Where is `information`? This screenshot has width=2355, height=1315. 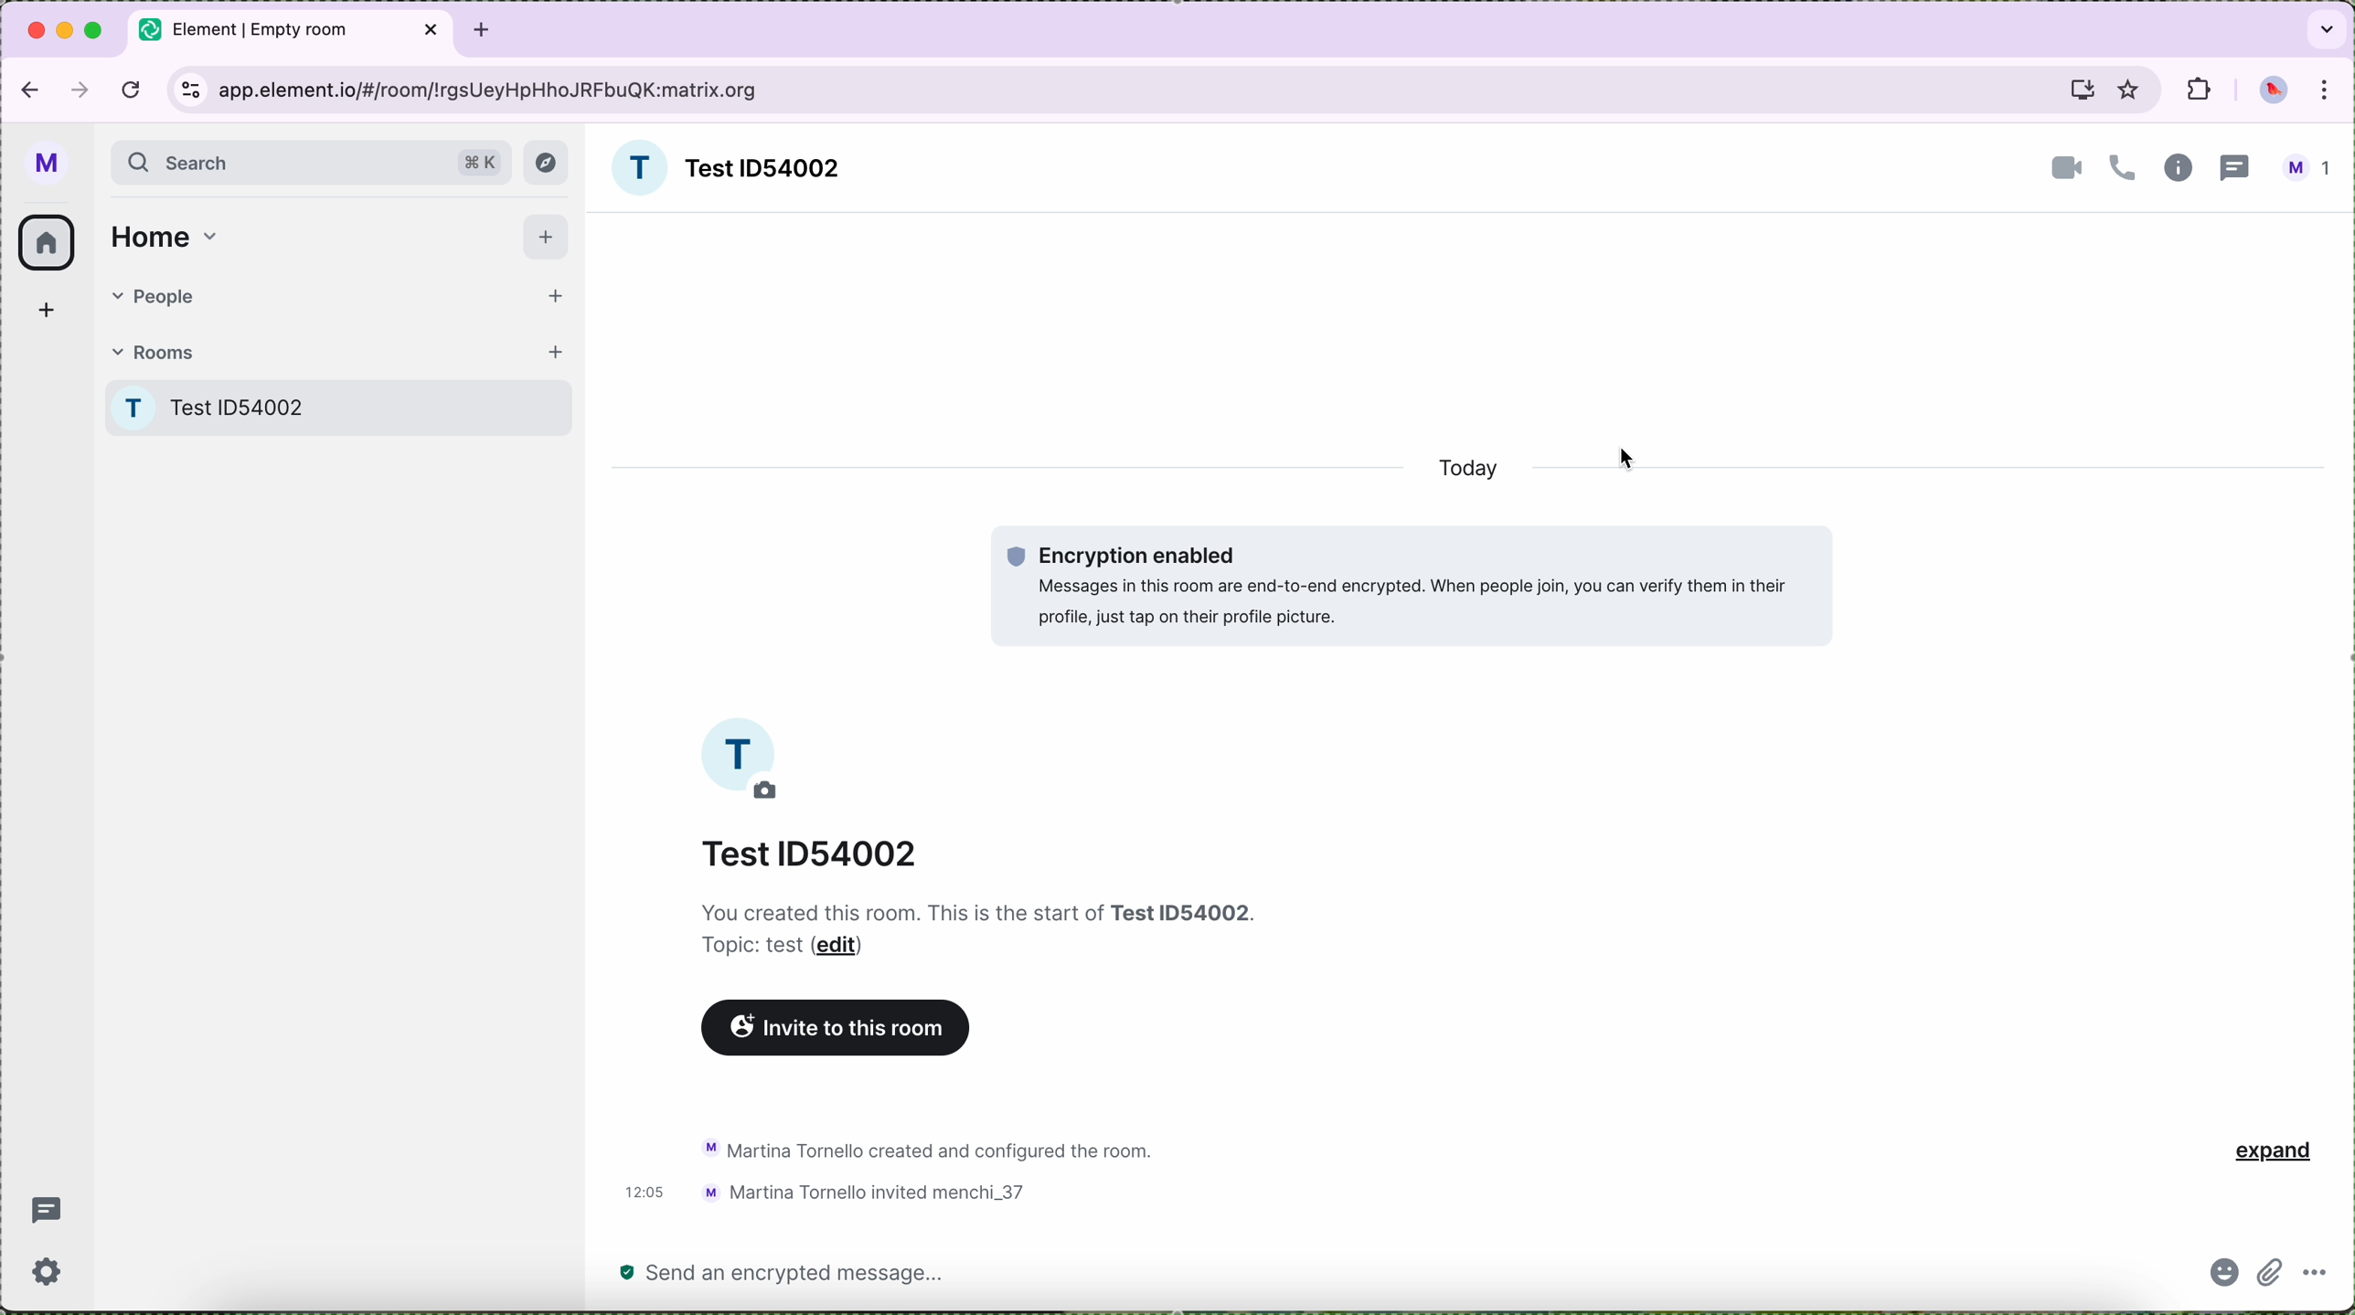 information is located at coordinates (2178, 169).